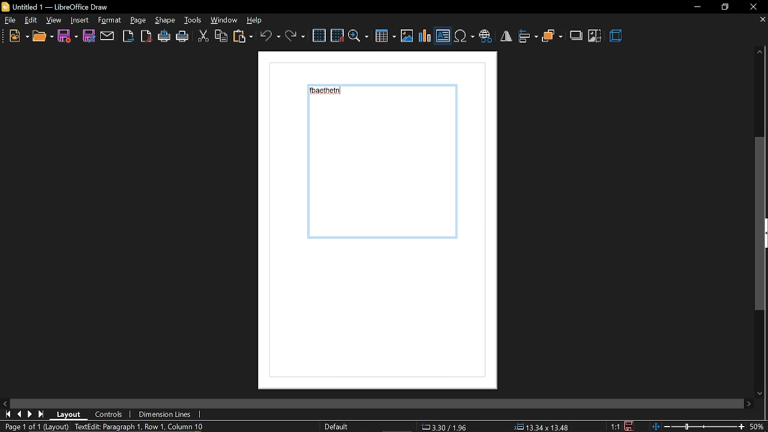 This screenshot has width=768, height=432. I want to click on arrange, so click(553, 37).